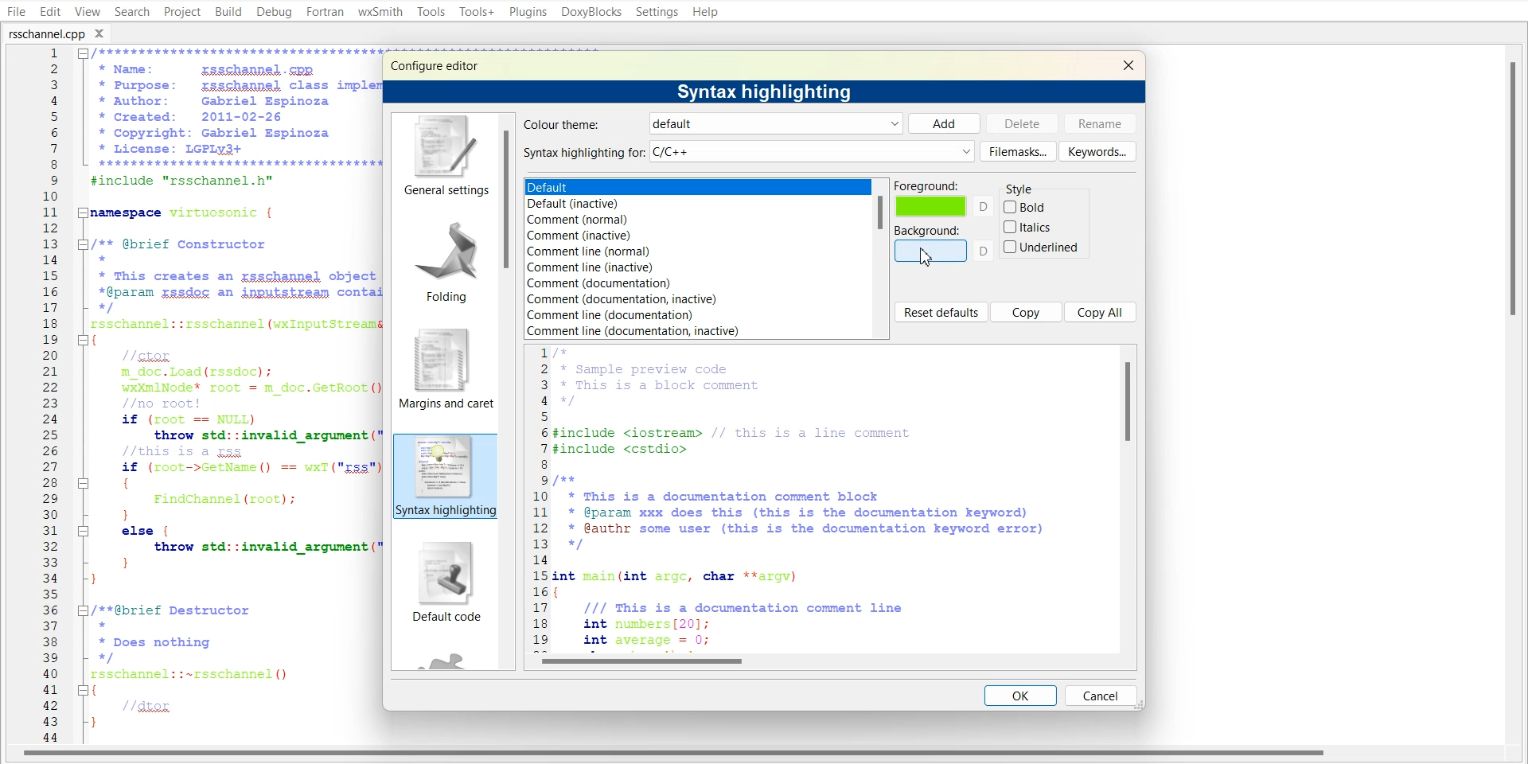 The height and width of the screenshot is (764, 1528). Describe the element at coordinates (509, 392) in the screenshot. I see `Vertical scroll bar` at that location.